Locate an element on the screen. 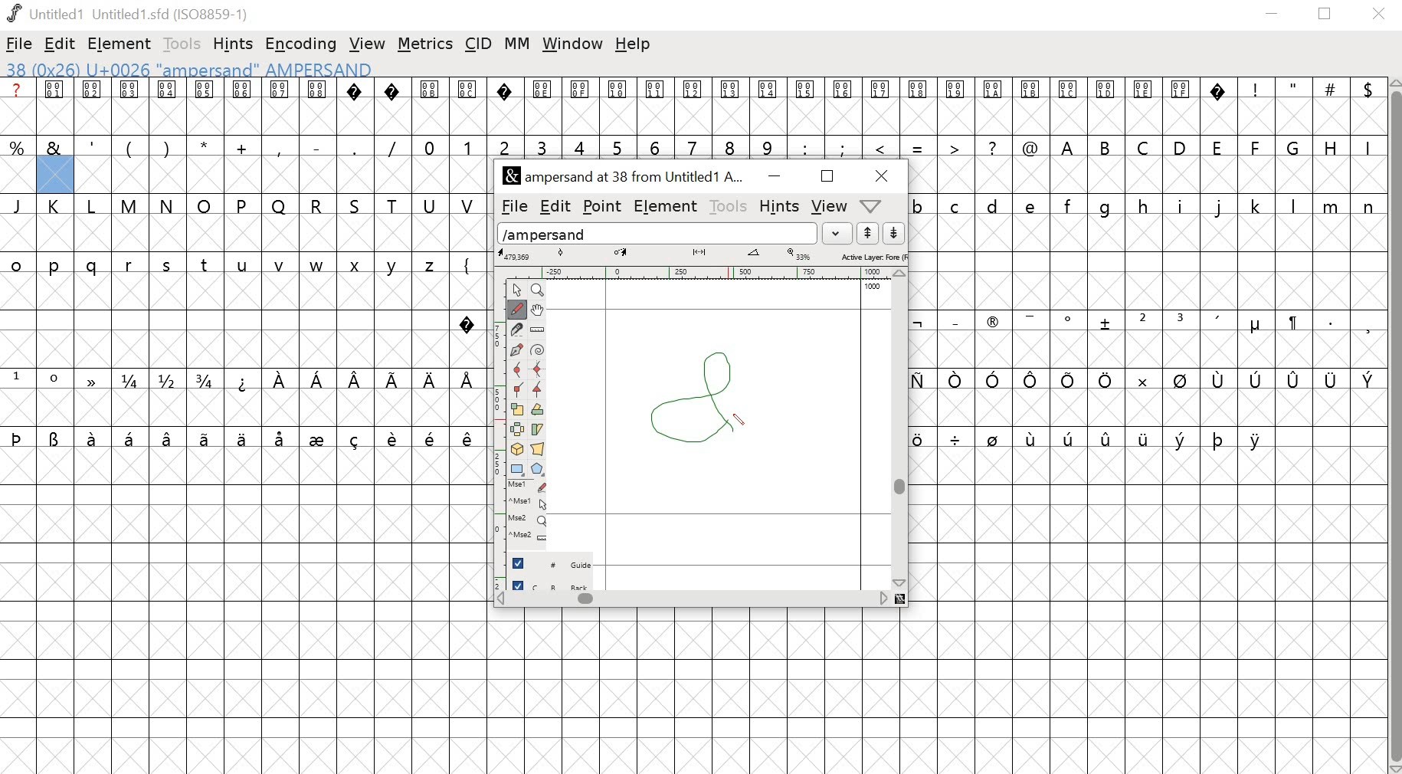  ? is located at coordinates (505, 107).